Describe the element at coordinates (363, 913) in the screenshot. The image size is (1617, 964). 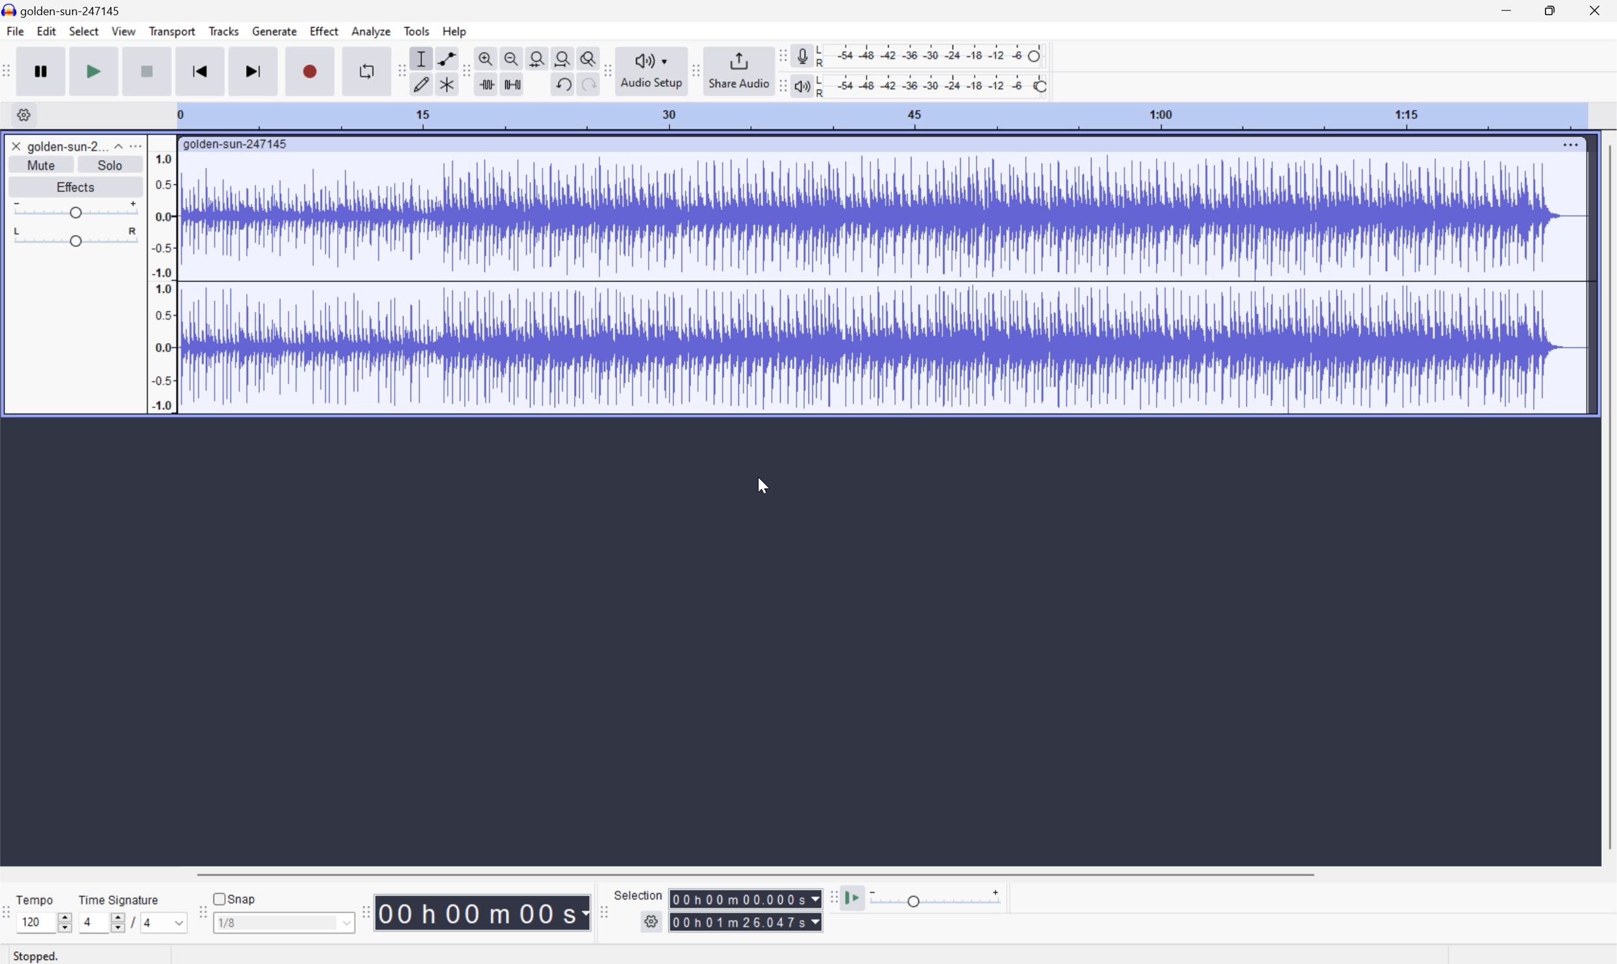
I see `Audacity Time toolbar` at that location.